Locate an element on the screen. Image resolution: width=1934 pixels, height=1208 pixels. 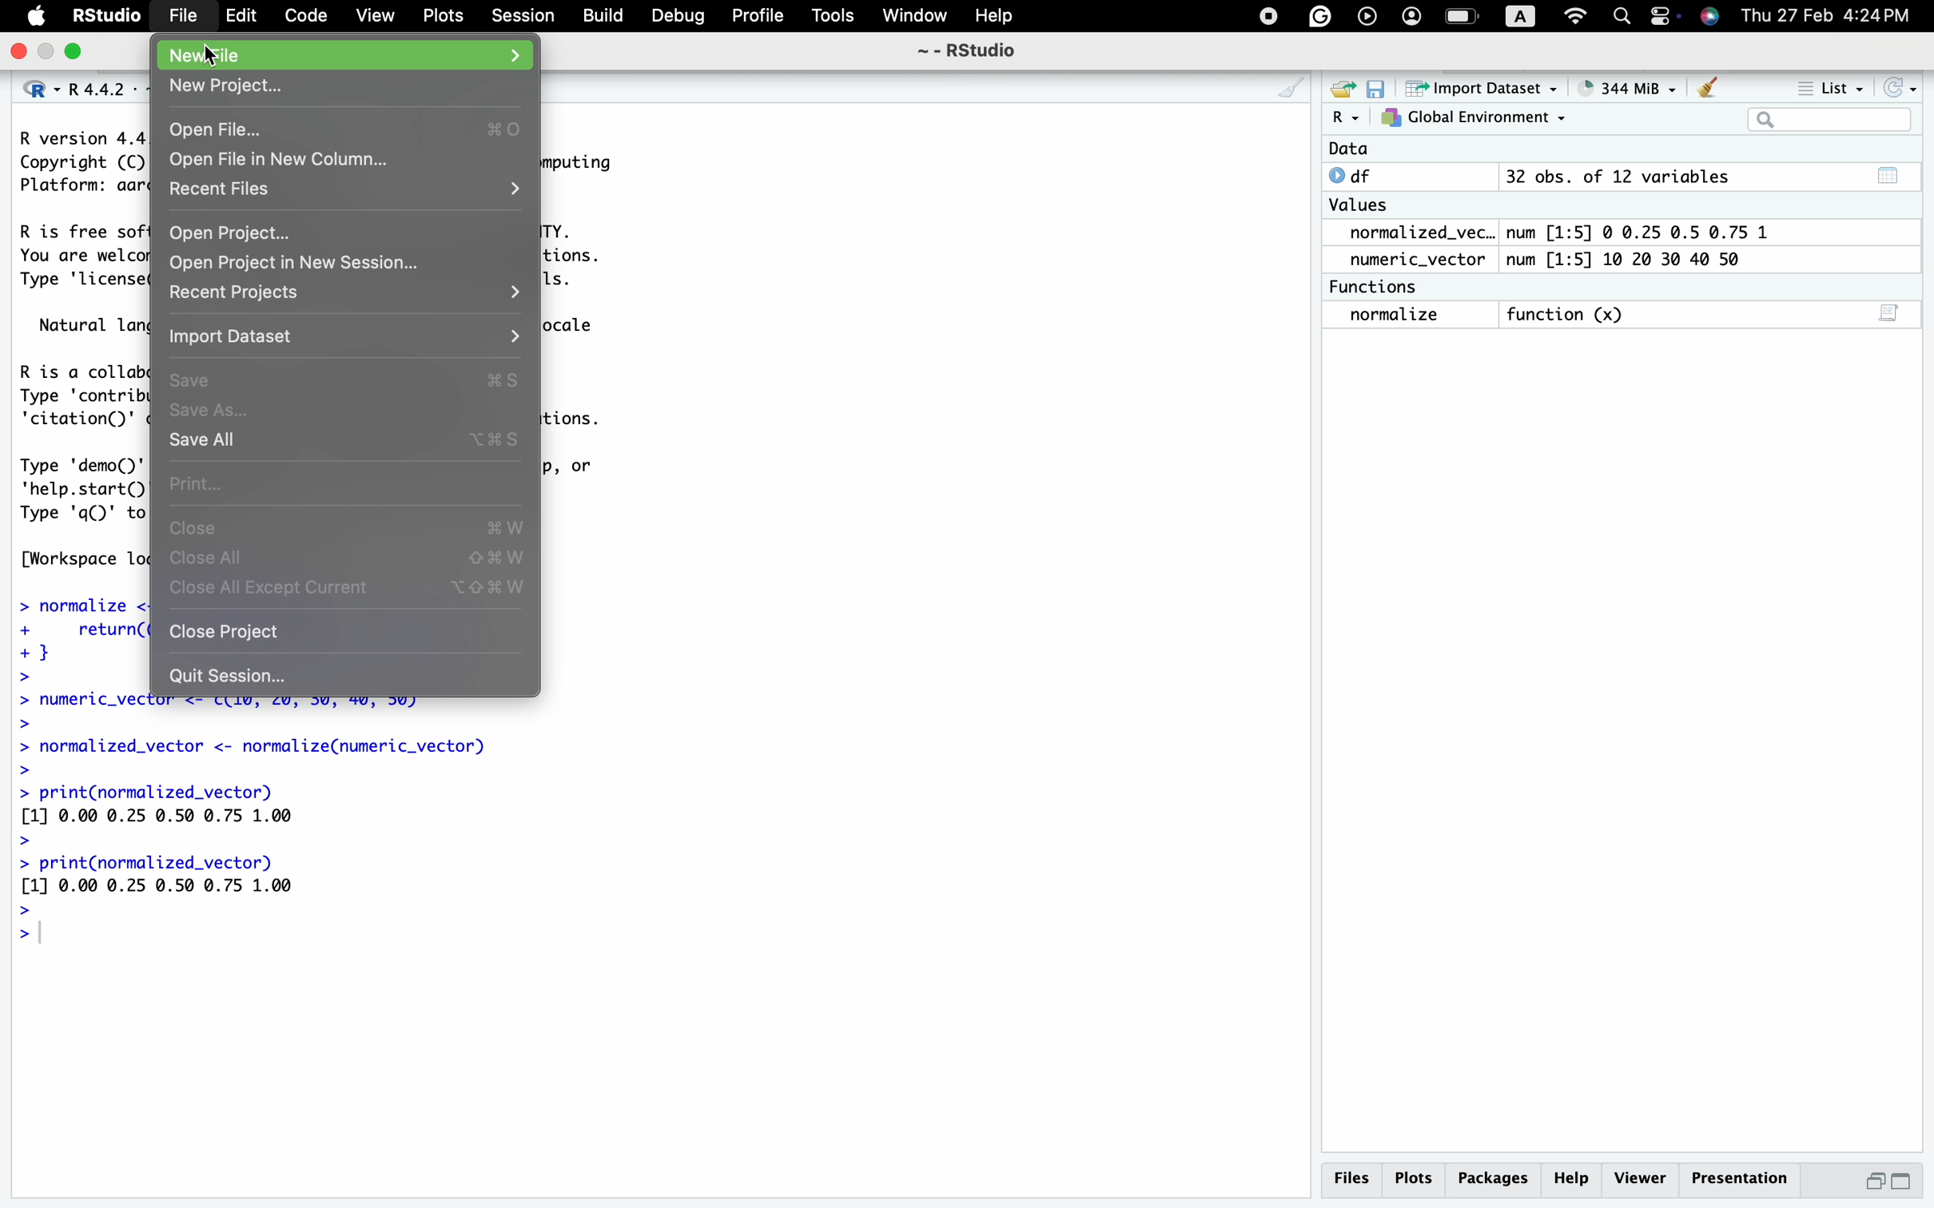
Viewer is located at coordinates (1641, 1178).